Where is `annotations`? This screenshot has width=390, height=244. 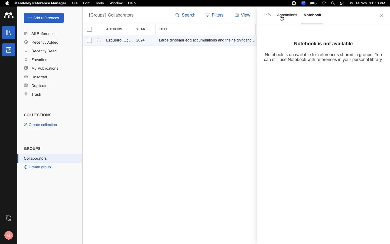
annotations is located at coordinates (288, 15).